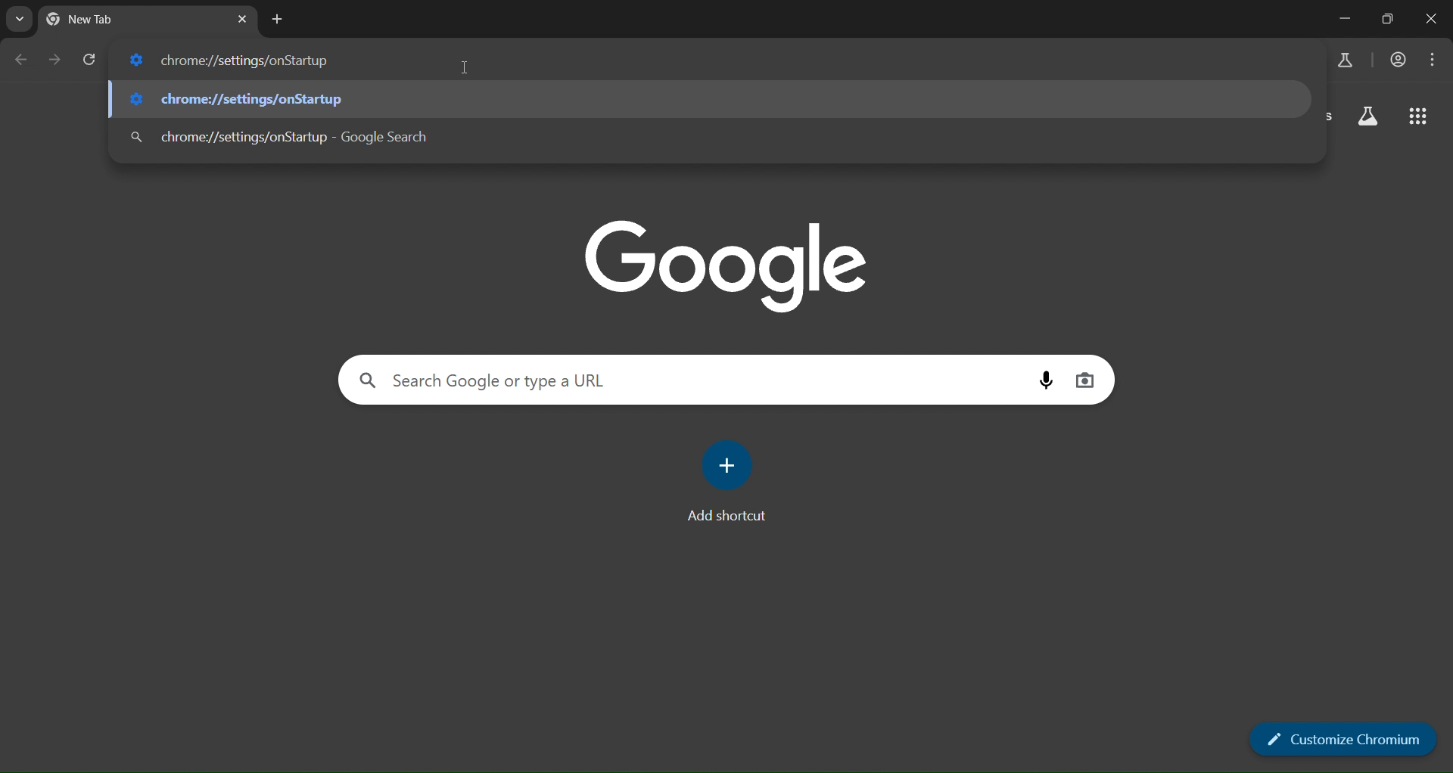 This screenshot has width=1453, height=773. Describe the element at coordinates (55, 61) in the screenshot. I see `go forward one page` at that location.